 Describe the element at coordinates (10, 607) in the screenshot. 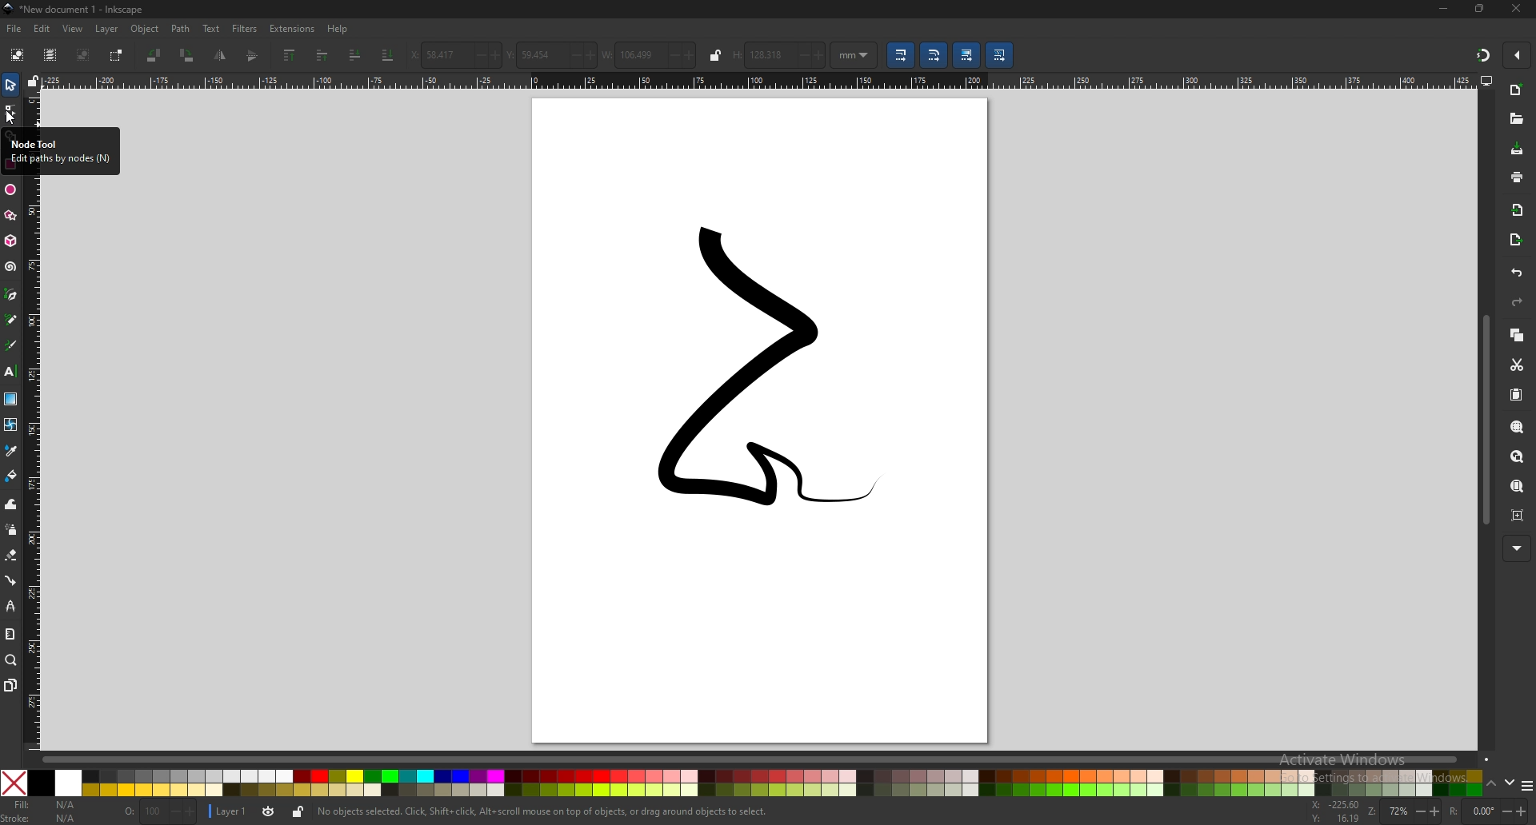

I see `lpe` at that location.